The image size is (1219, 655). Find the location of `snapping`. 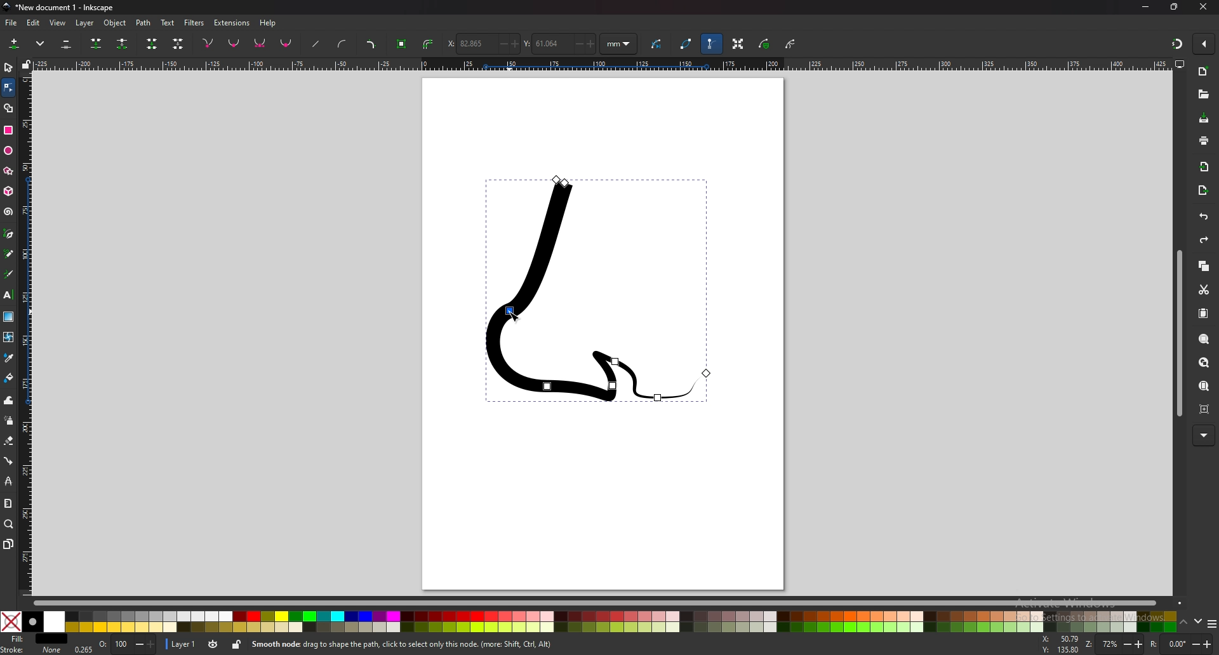

snapping is located at coordinates (1176, 42).